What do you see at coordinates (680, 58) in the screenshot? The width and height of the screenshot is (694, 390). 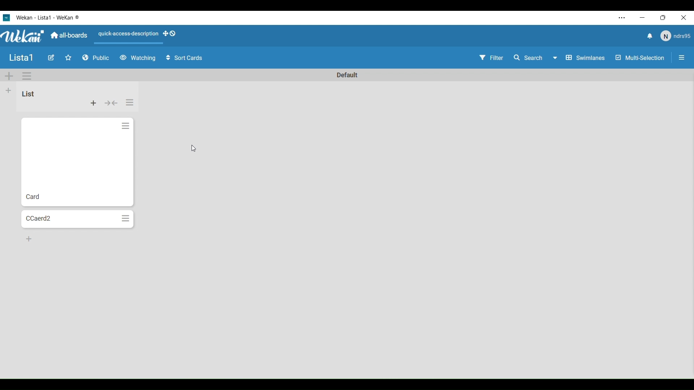 I see `Option` at bounding box center [680, 58].